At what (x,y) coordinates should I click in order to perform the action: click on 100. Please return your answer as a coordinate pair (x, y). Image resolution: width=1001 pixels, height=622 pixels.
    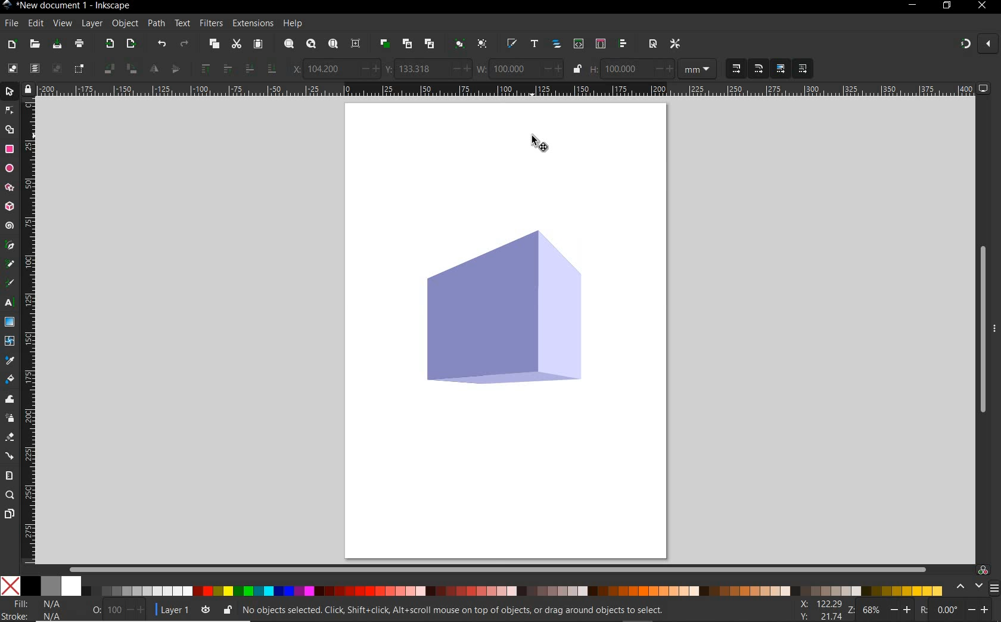
    Looking at the image, I should click on (624, 69).